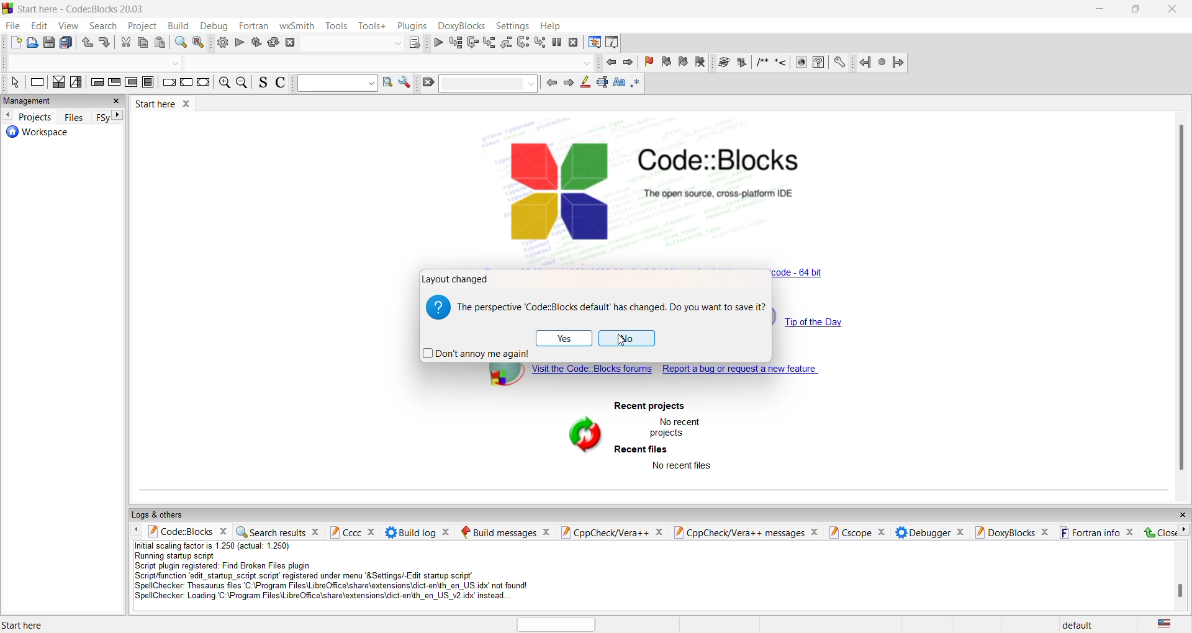  I want to click on toggle comments, so click(281, 83).